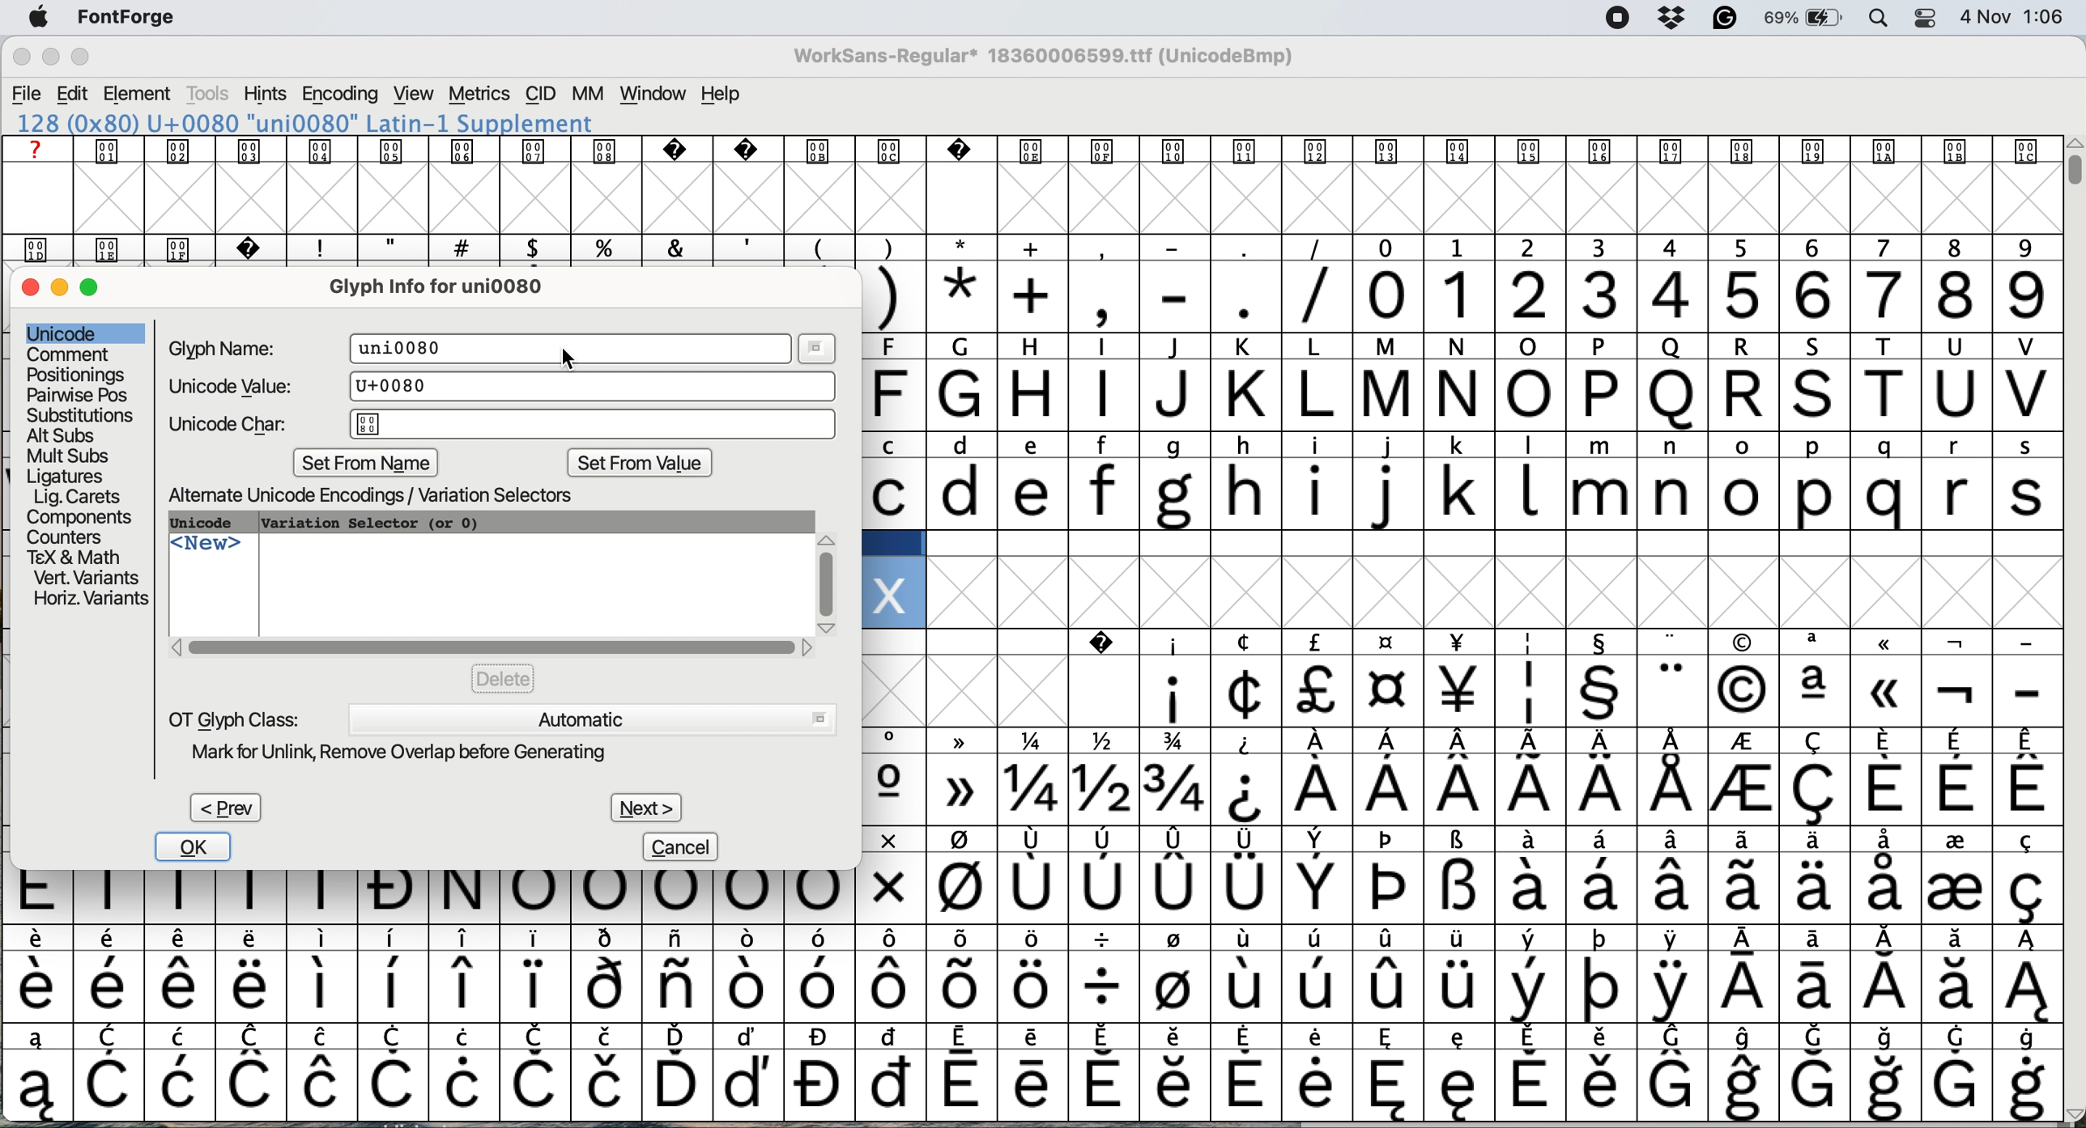 The width and height of the screenshot is (2086, 1128). I want to click on glyph name, so click(305, 349).